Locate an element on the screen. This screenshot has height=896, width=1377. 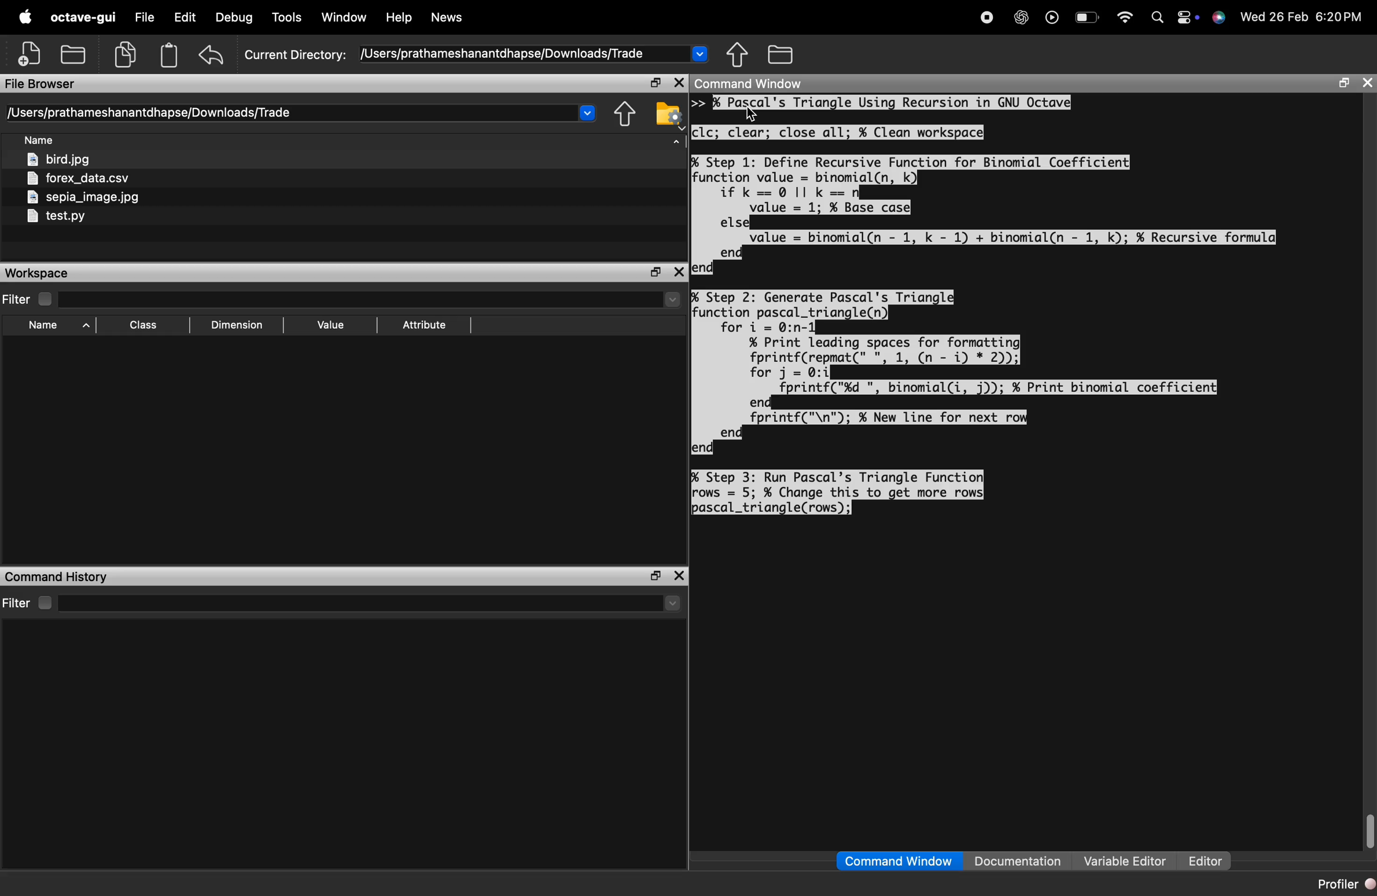
close is located at coordinates (680, 576).